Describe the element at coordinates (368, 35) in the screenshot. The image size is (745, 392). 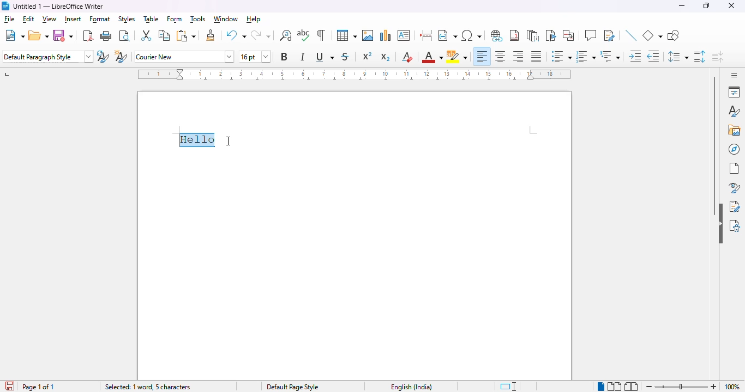
I see `insert image` at that location.